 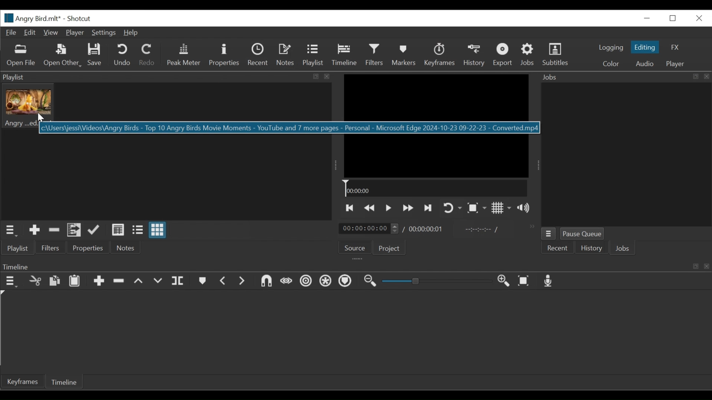 I want to click on Jobs, so click(x=623, y=249).